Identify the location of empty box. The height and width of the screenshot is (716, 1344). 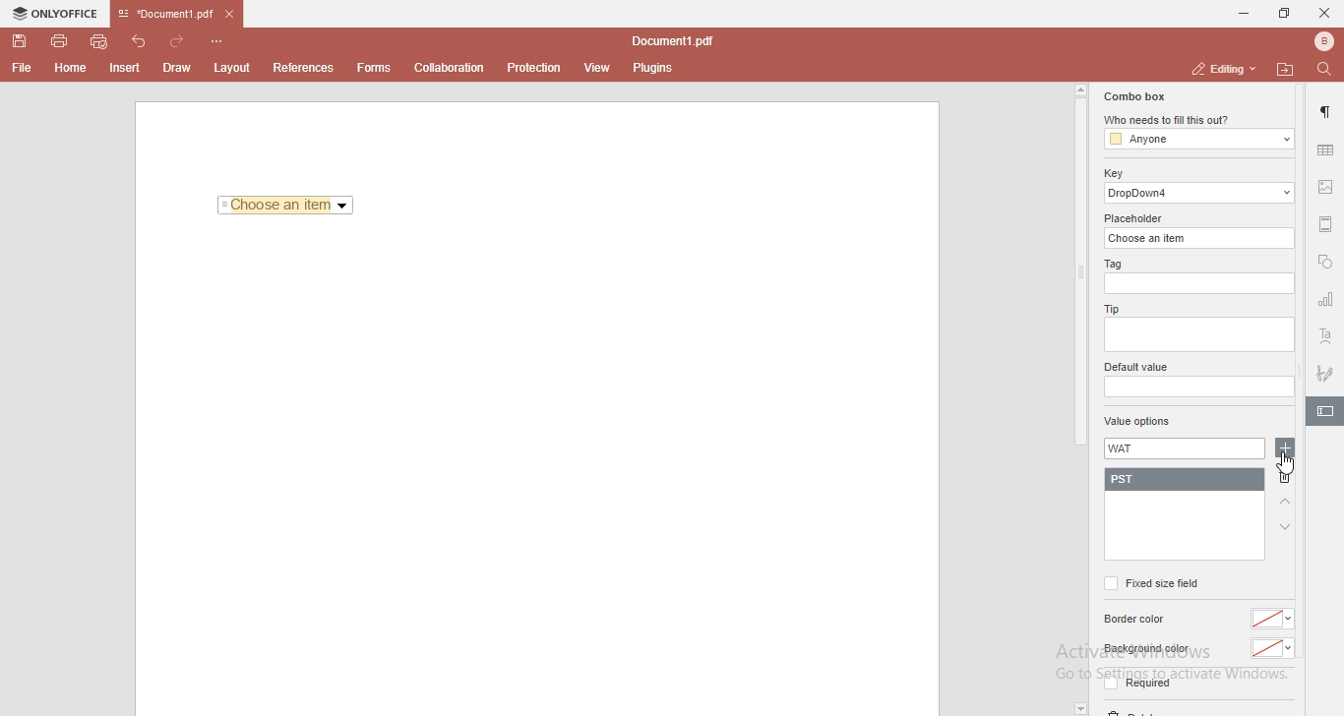
(1197, 388).